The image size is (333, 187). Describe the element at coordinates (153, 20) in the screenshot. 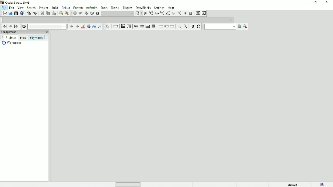

I see `Drop down` at that location.